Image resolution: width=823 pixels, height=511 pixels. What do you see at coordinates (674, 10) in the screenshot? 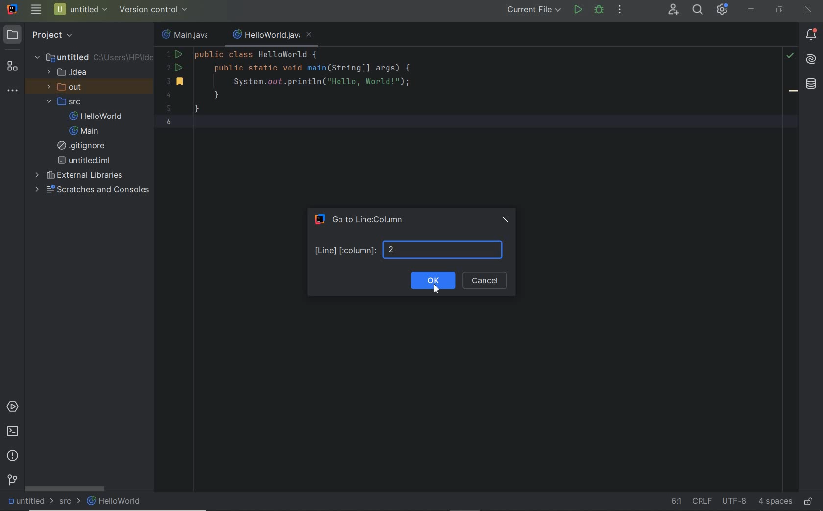
I see `code with me` at bounding box center [674, 10].